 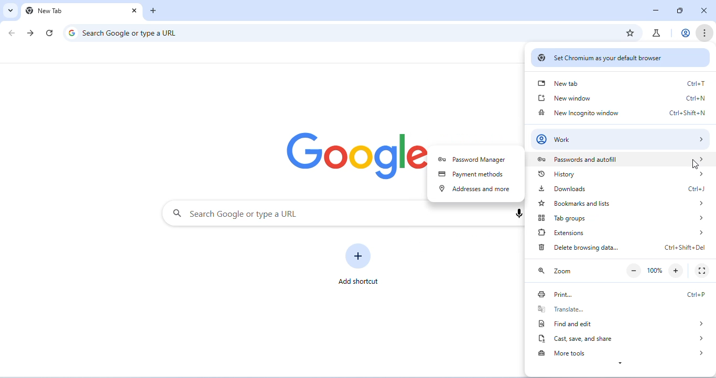 What do you see at coordinates (620, 159) in the screenshot?
I see `passwords and autofill` at bounding box center [620, 159].